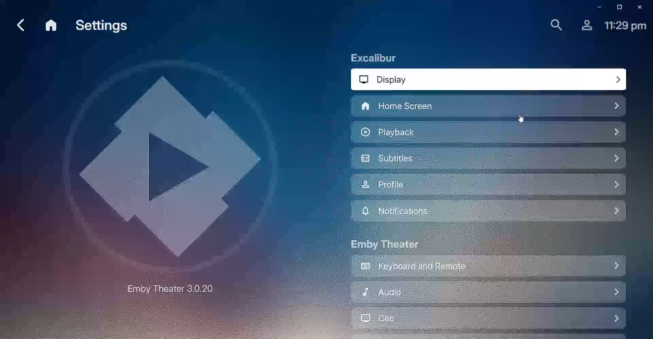  Describe the element at coordinates (374, 59) in the screenshot. I see `Excalibur` at that location.